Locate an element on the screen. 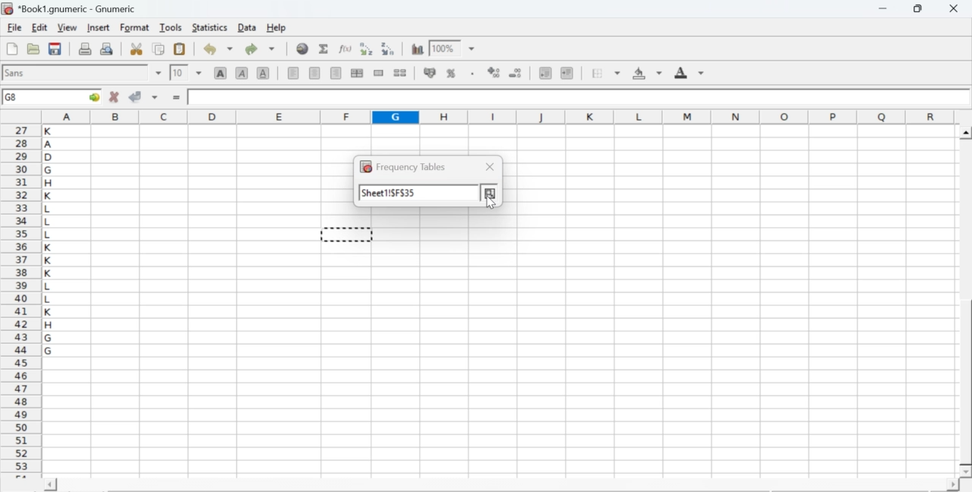 The image size is (972, 492). center horizontally is located at coordinates (357, 73).